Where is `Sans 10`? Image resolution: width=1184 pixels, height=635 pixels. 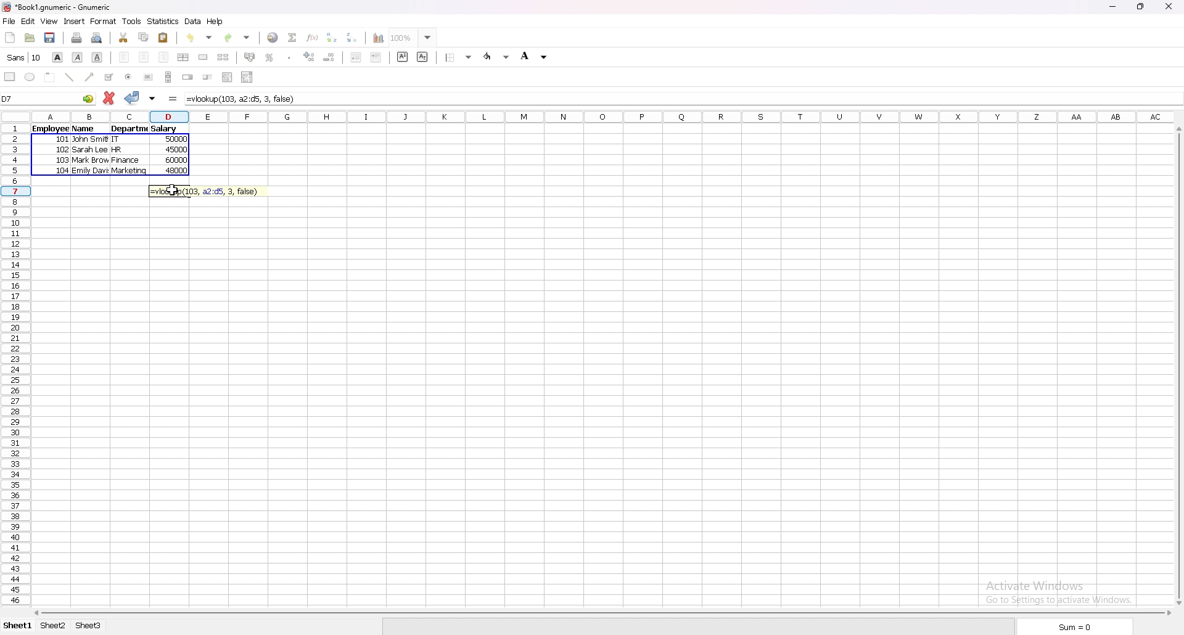 Sans 10 is located at coordinates (23, 58).